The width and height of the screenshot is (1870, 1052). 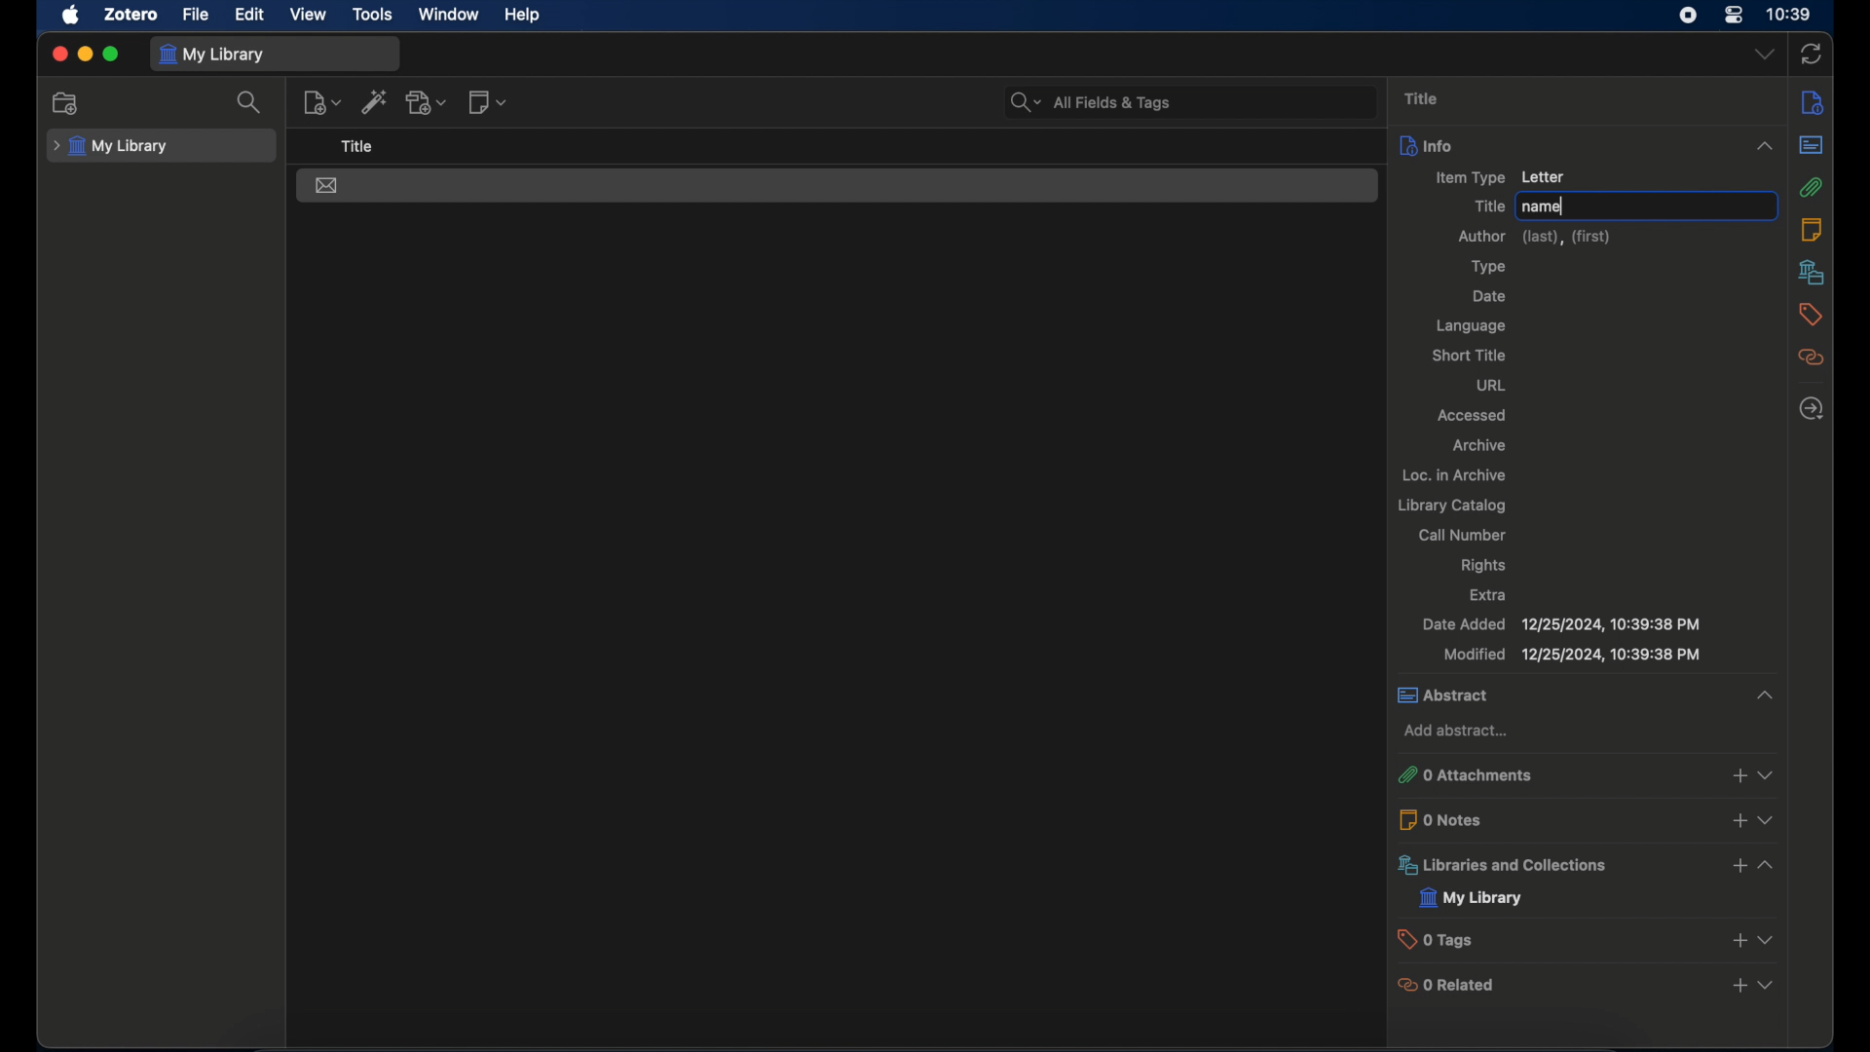 I want to click on apple, so click(x=70, y=16).